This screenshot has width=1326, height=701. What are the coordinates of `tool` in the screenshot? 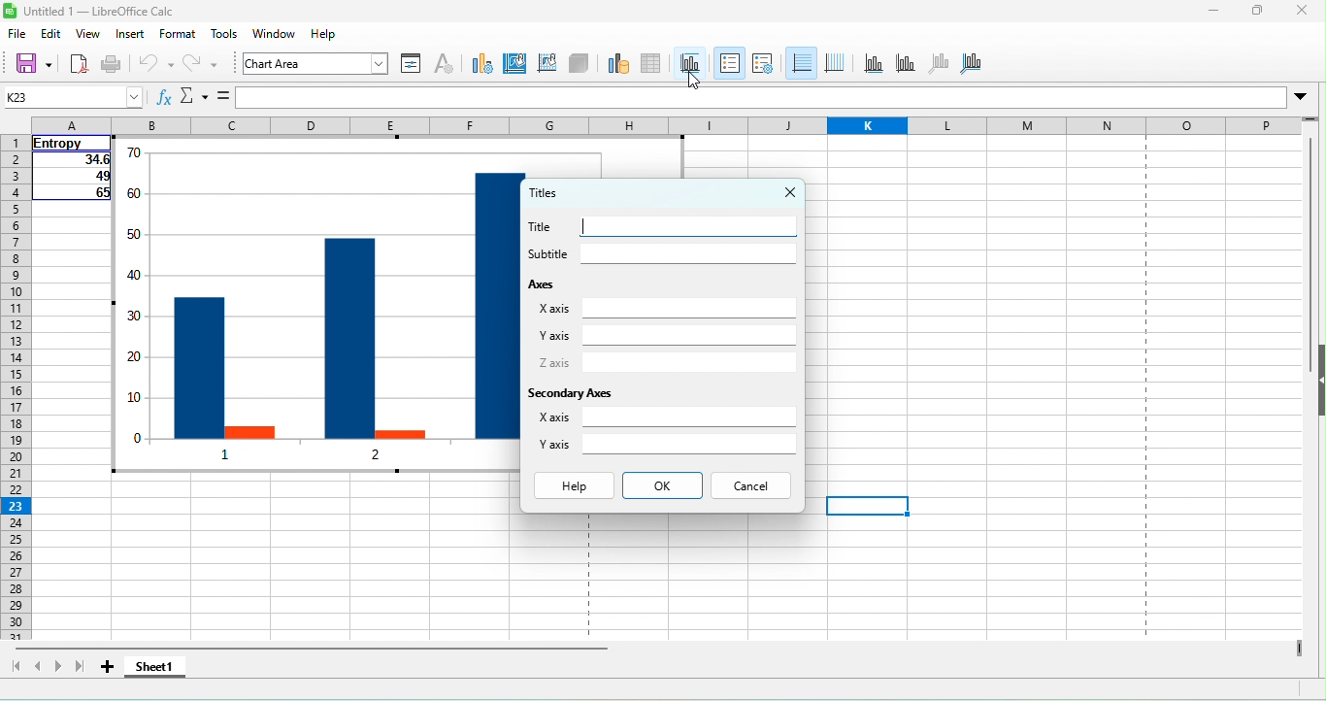 It's located at (224, 36).